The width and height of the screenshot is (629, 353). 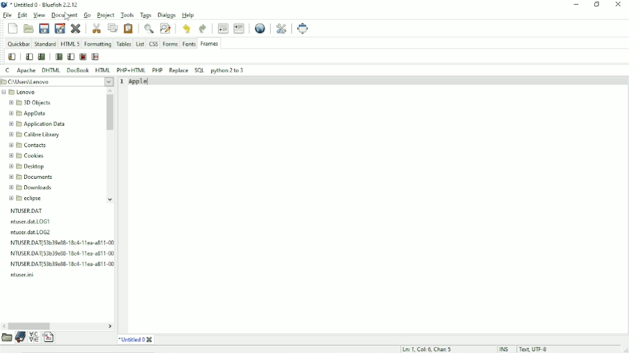 What do you see at coordinates (210, 44) in the screenshot?
I see `Frames` at bounding box center [210, 44].